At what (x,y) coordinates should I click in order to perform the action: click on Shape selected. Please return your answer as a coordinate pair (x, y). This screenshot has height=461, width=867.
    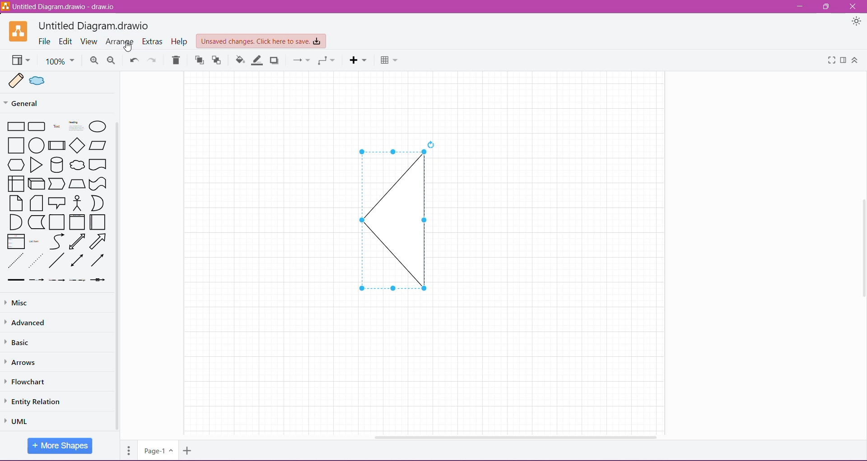
    Looking at the image, I should click on (388, 218).